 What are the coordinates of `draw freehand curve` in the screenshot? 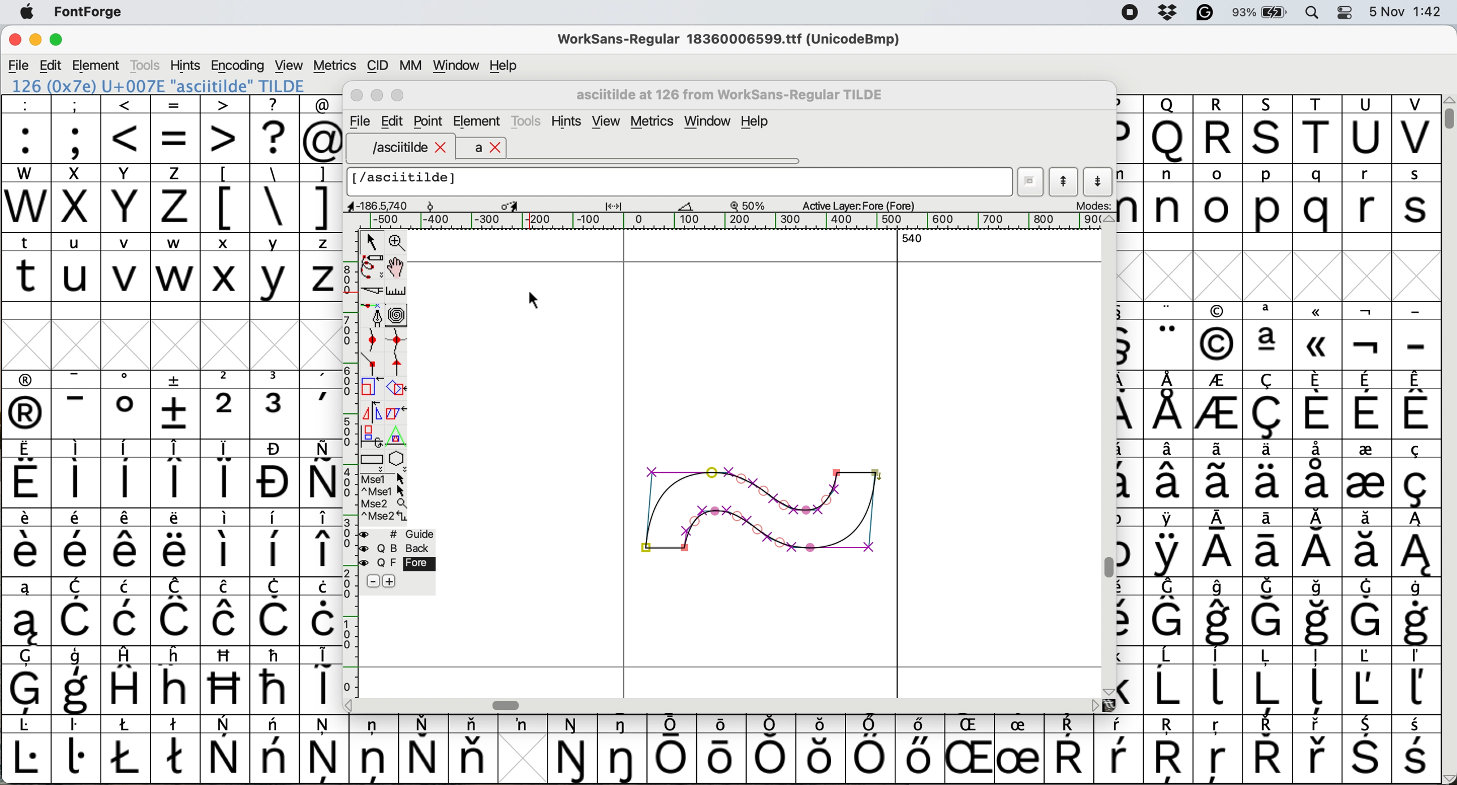 It's located at (371, 266).